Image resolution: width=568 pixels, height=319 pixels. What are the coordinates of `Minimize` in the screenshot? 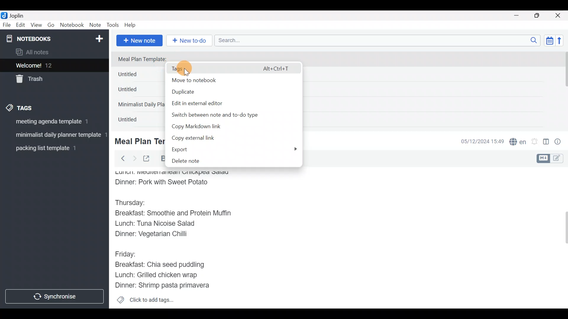 It's located at (520, 15).